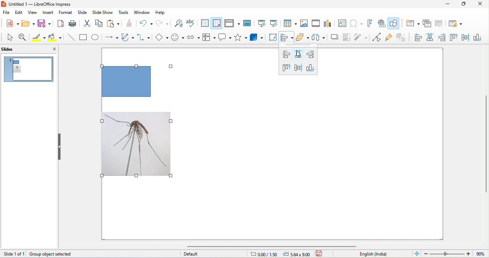 The image size is (489, 258). Describe the element at coordinates (298, 68) in the screenshot. I see `center` at that location.